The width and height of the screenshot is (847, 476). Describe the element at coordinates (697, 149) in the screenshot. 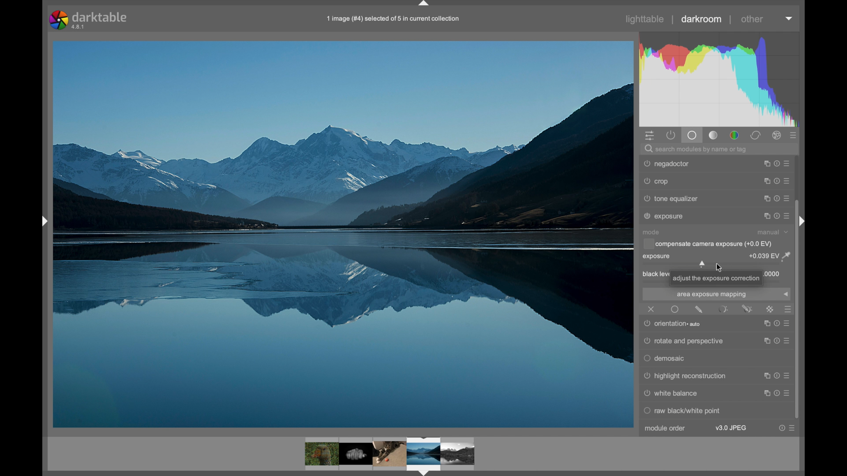

I see `search modules by name or tag` at that location.